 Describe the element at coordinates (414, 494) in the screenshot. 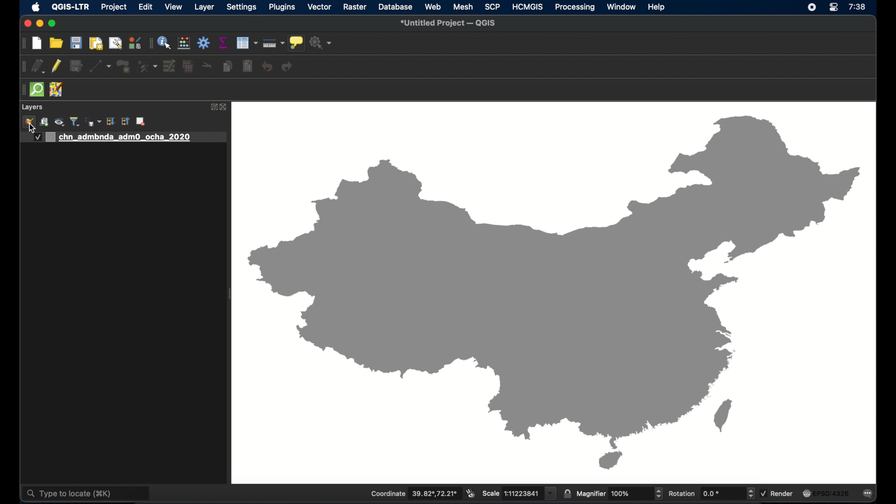

I see `Coordinate  39.82°,72.21°` at that location.